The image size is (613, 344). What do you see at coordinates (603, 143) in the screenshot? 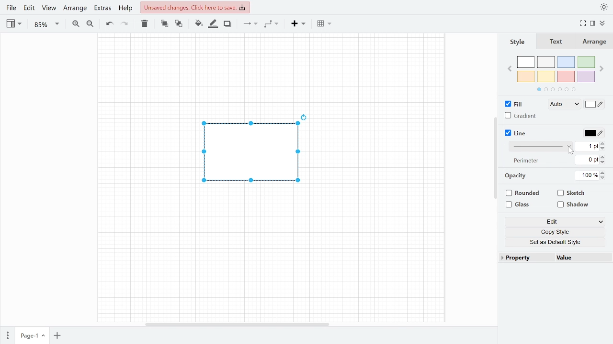
I see `Increase linewidth` at bounding box center [603, 143].